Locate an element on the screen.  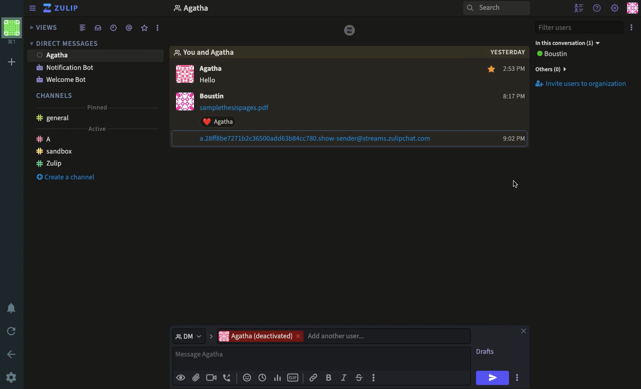
DMs is located at coordinates (65, 42).